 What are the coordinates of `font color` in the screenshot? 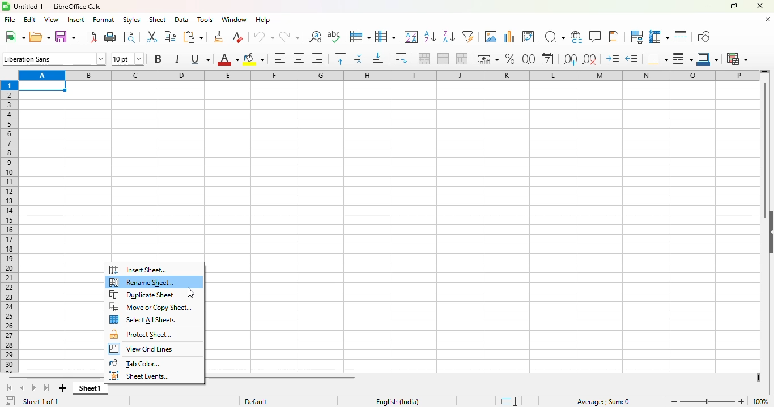 It's located at (227, 59).